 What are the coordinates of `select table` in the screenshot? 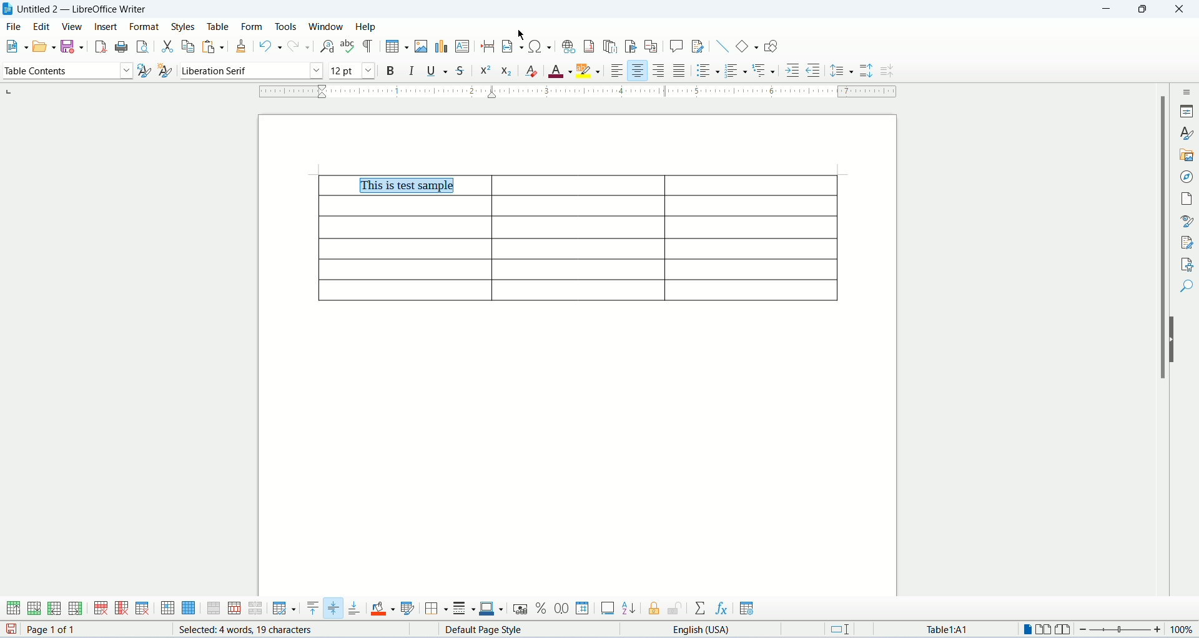 It's located at (189, 610).